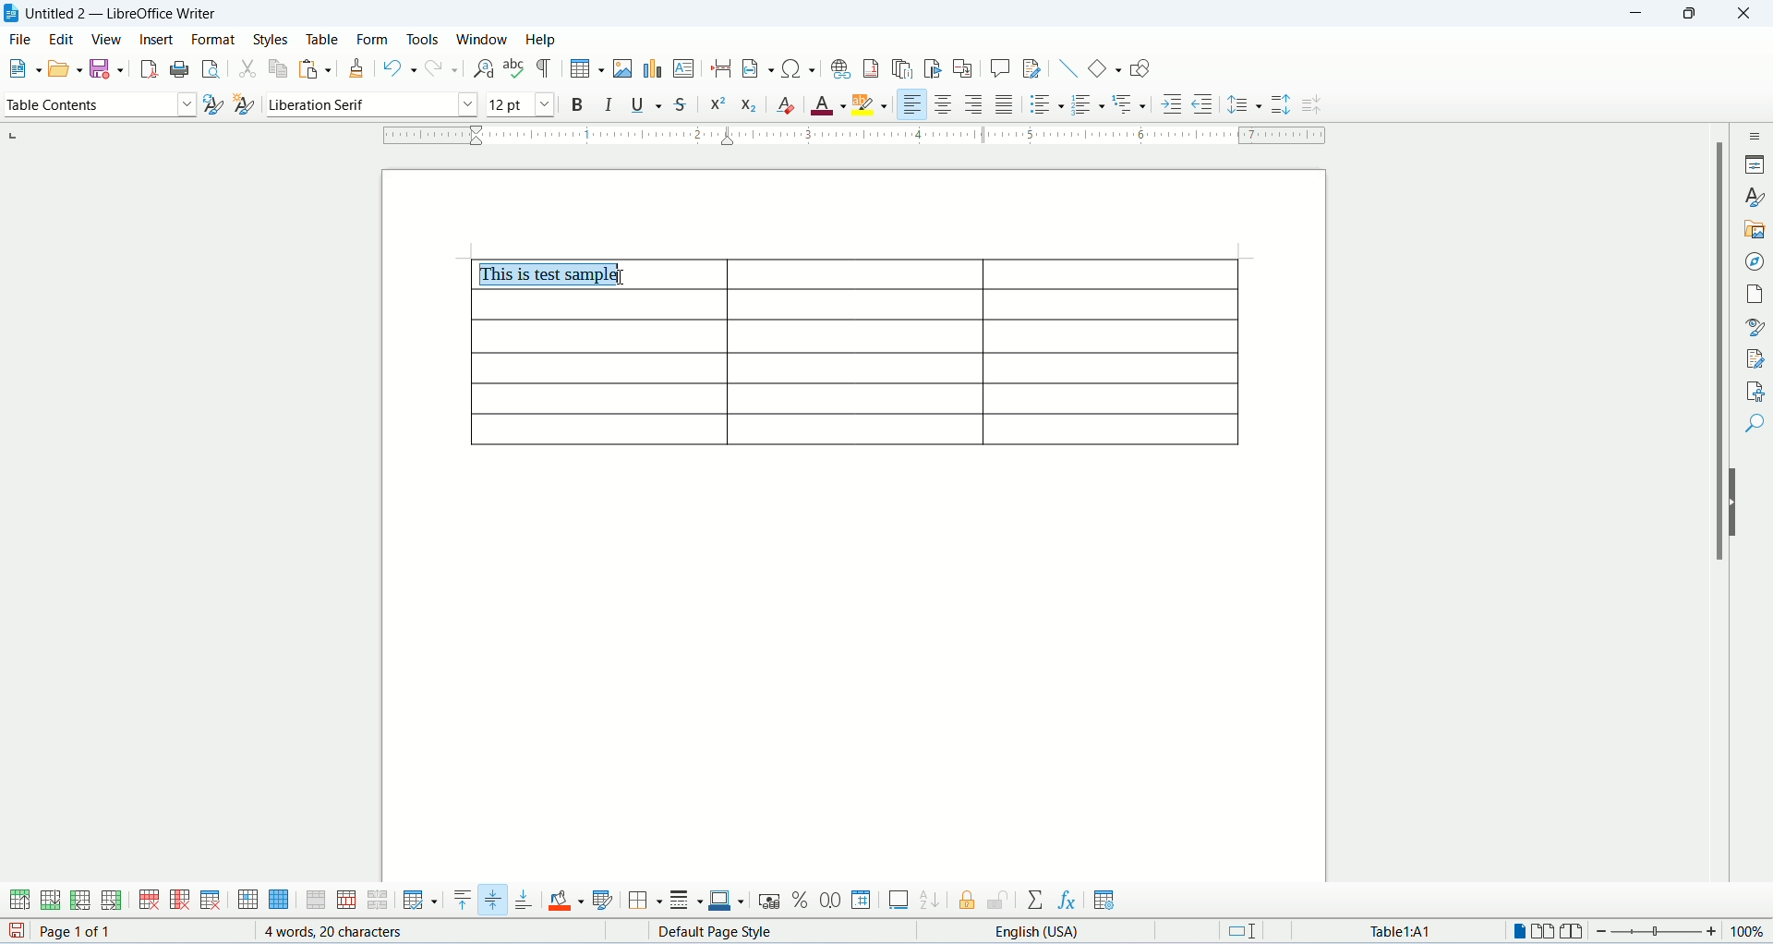 This screenshot has height=944, width=1773. I want to click on word count, so click(336, 932).